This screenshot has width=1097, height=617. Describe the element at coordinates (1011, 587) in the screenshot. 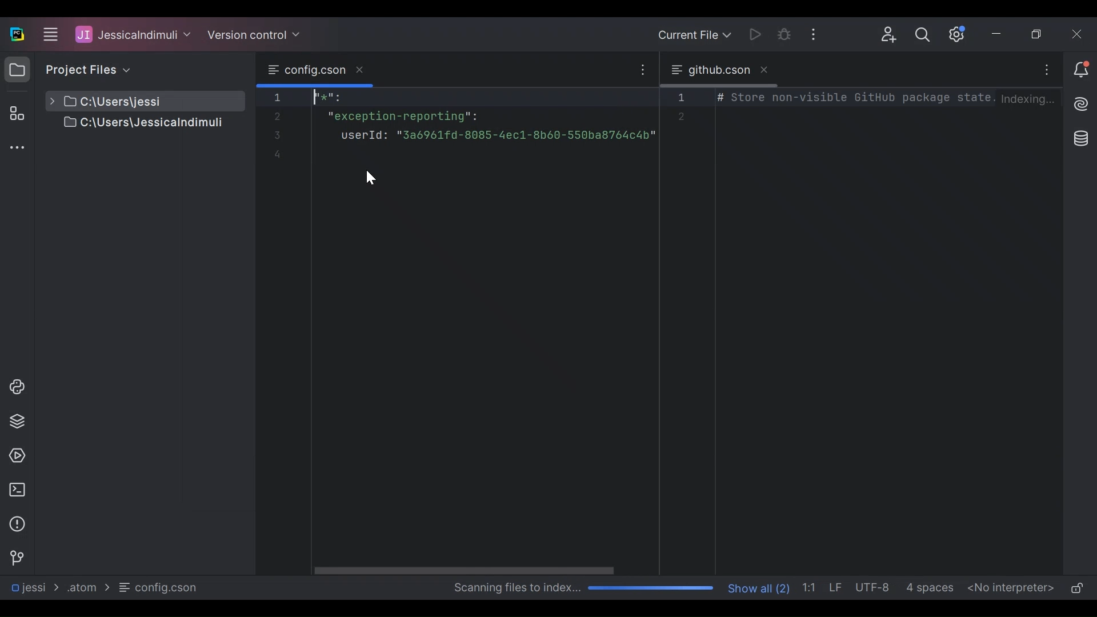

I see `No interpreters` at that location.